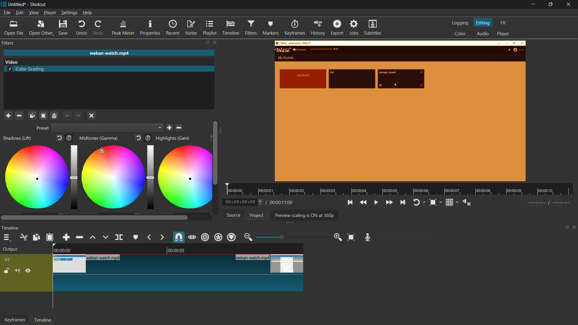 The image size is (578, 325). Describe the element at coordinates (74, 177) in the screenshot. I see `adjustment bar` at that location.